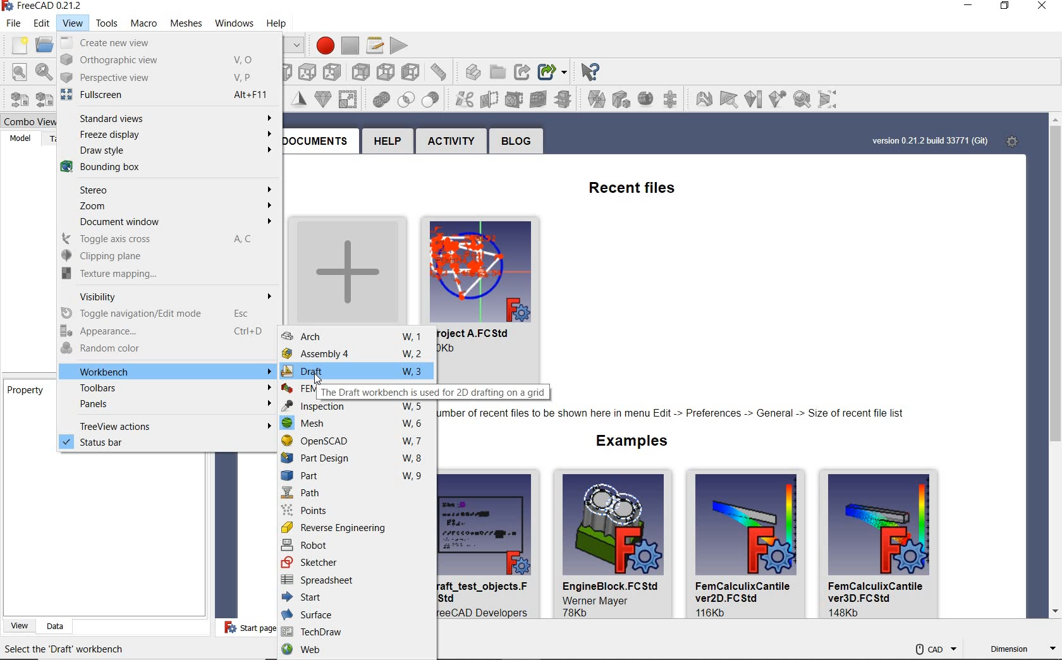  Describe the element at coordinates (932, 647) in the screenshot. I see `CAD Navigation style` at that location.